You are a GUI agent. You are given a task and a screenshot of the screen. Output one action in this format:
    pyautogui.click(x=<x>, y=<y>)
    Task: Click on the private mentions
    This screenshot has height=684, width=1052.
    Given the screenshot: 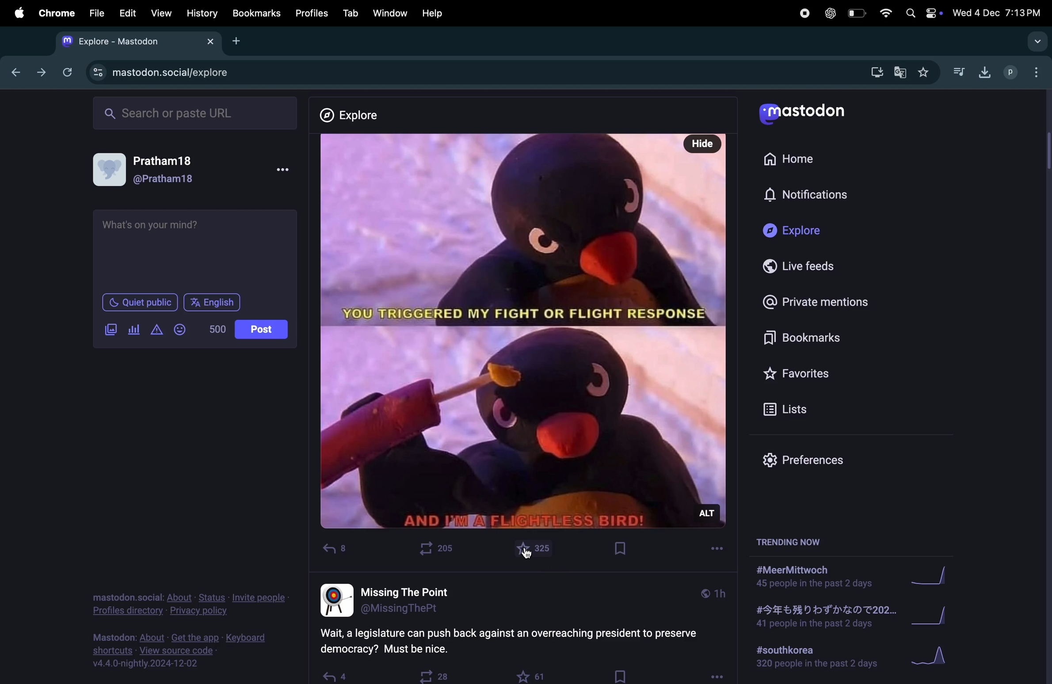 What is the action you would take?
    pyautogui.click(x=822, y=303)
    